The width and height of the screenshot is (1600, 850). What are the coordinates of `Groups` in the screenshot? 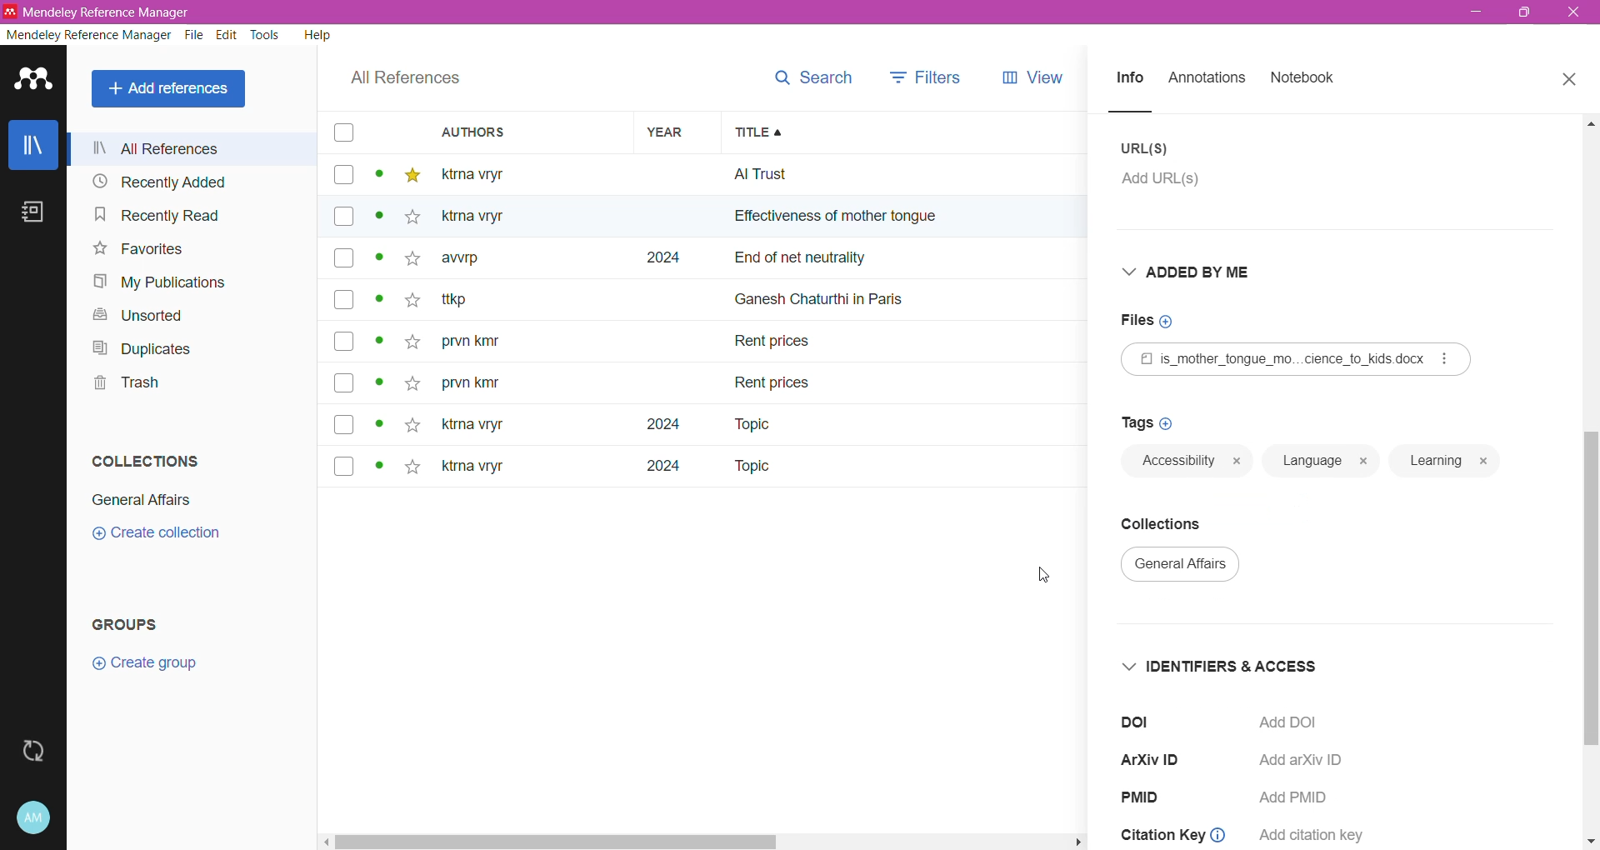 It's located at (128, 625).